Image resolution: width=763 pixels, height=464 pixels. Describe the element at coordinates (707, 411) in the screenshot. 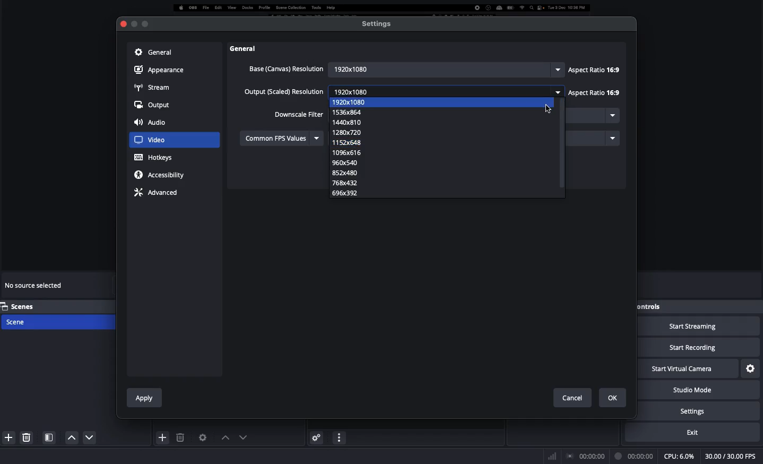

I see `Settings` at that location.